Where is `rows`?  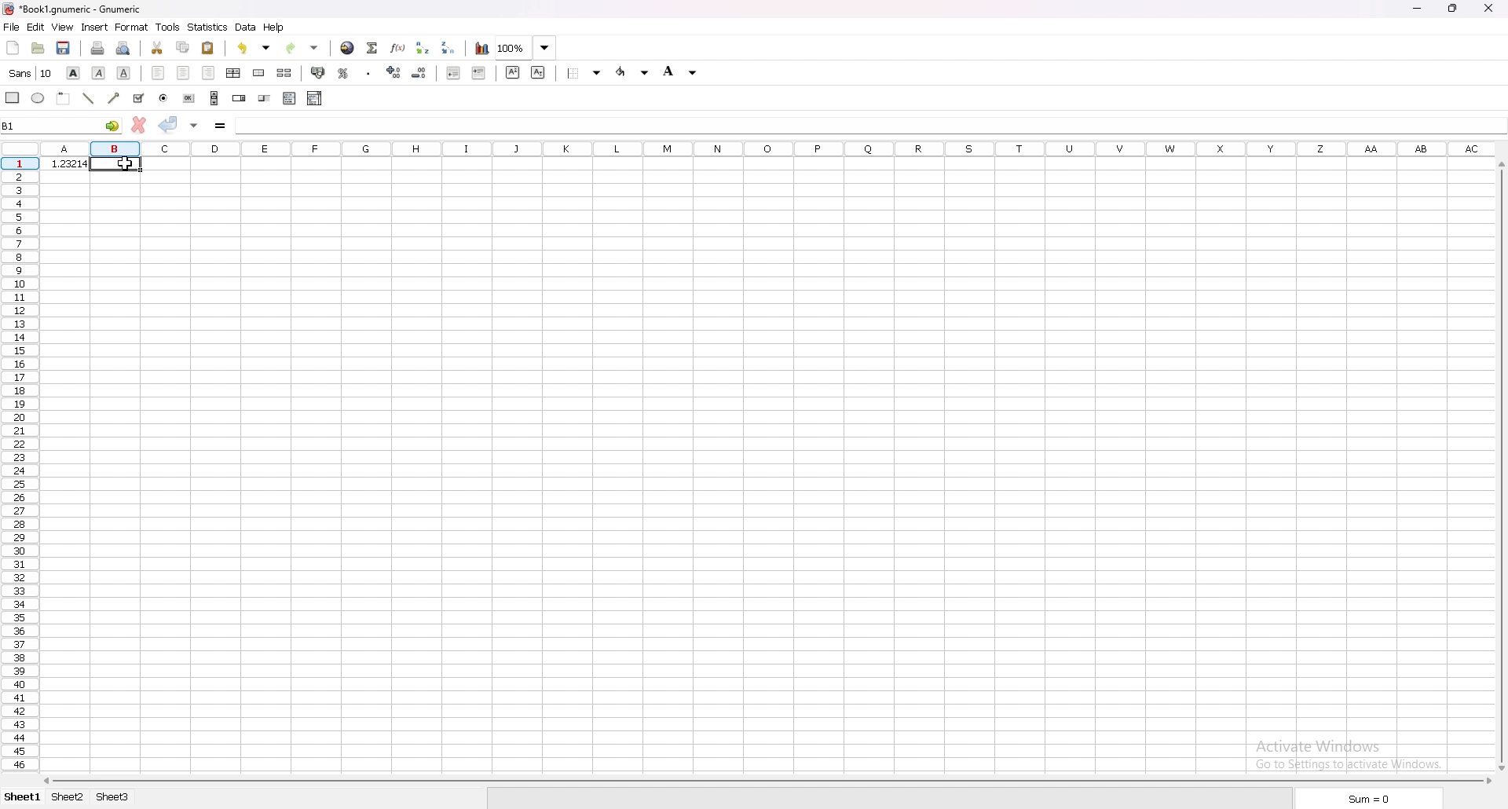 rows is located at coordinates (19, 465).